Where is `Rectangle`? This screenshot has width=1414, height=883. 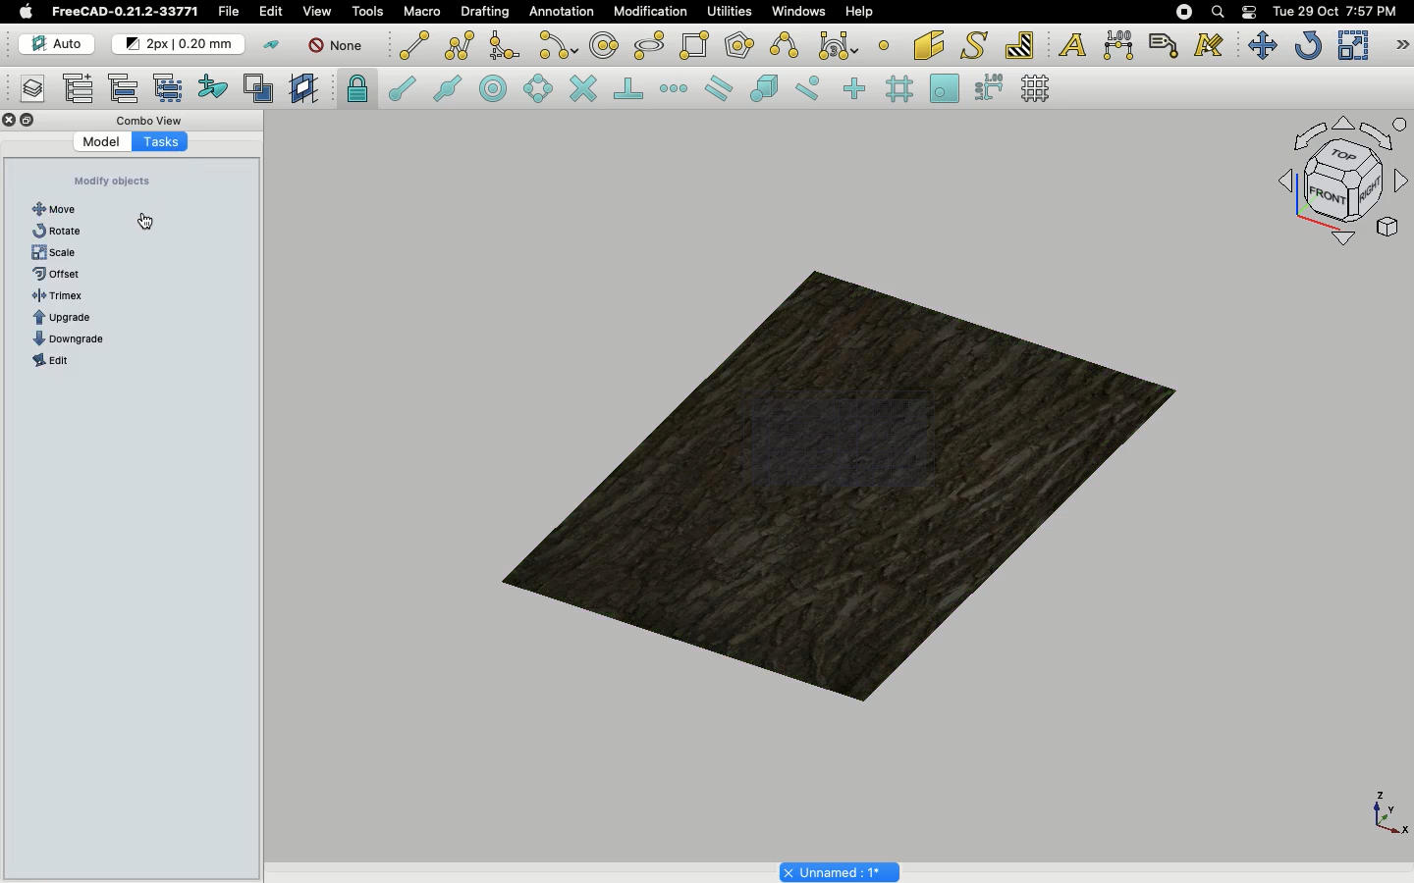 Rectangle is located at coordinates (698, 46).